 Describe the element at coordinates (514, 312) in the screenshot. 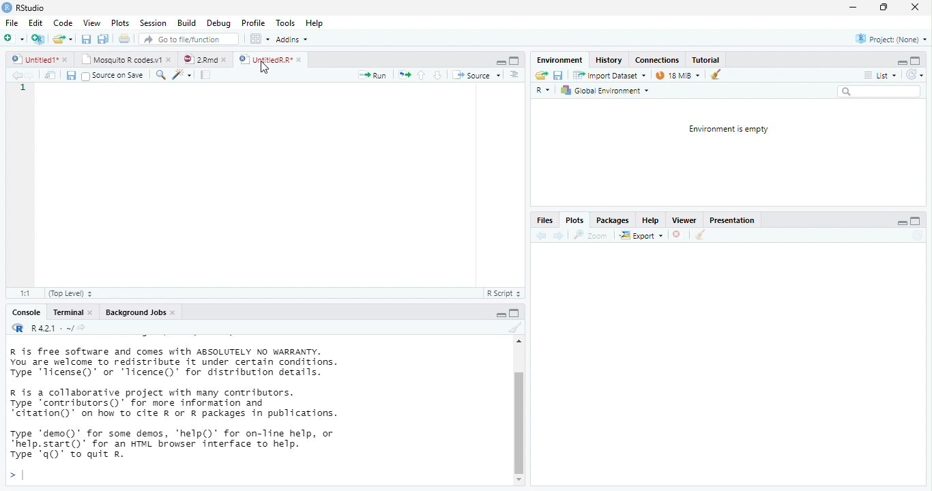

I see `minimize` at that location.